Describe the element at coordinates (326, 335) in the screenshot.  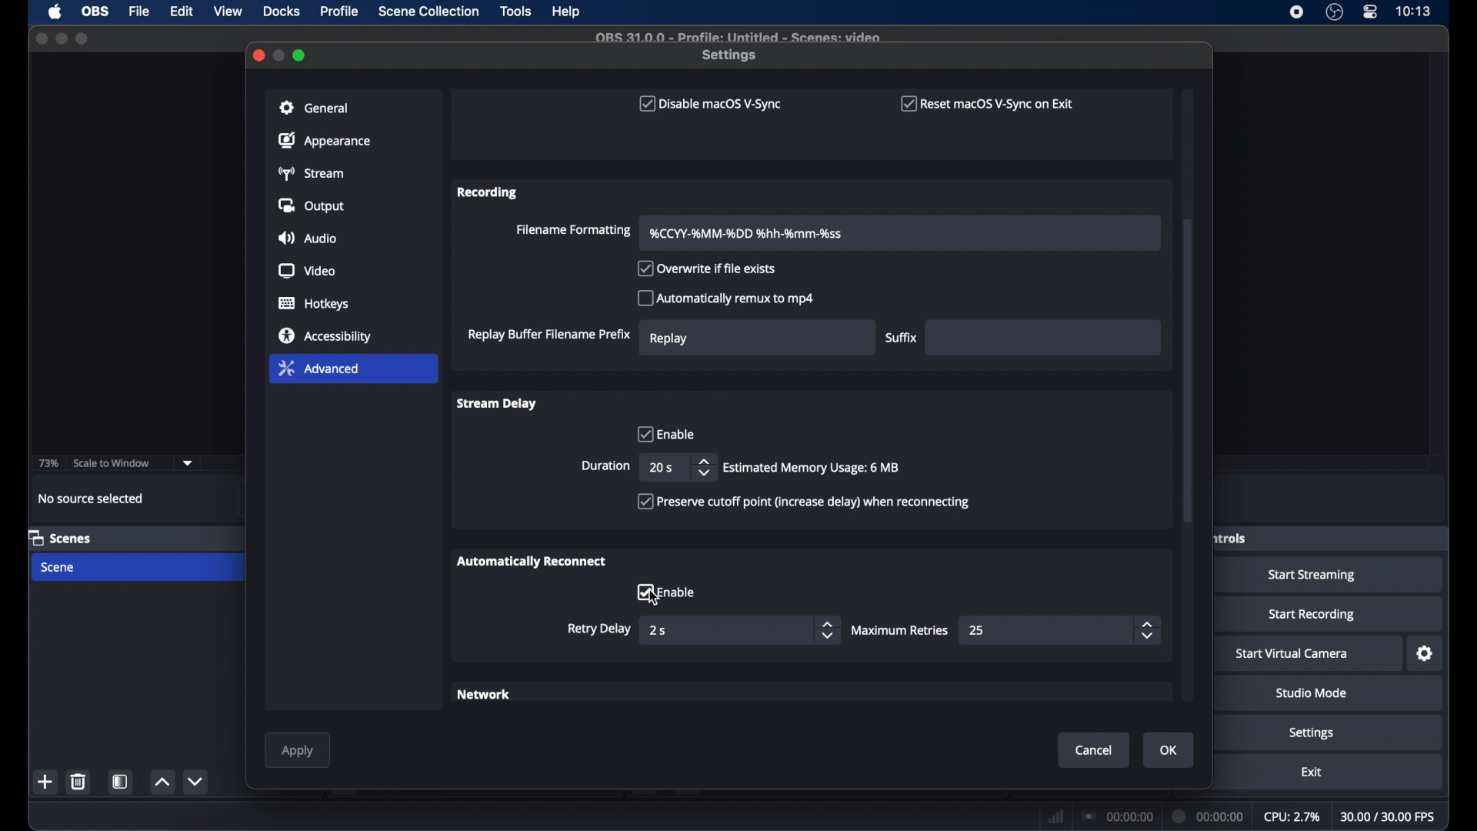
I see `accessibility ` at that location.